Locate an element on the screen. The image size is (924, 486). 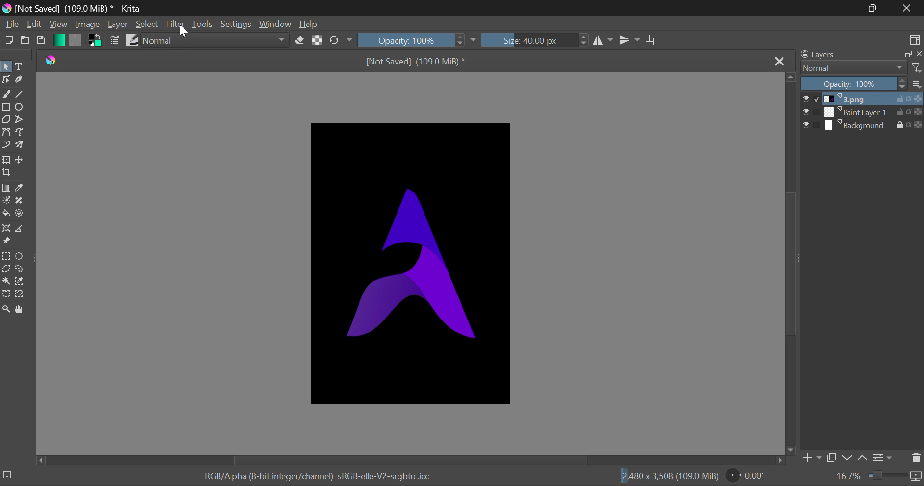
Delete Layer is located at coordinates (915, 458).